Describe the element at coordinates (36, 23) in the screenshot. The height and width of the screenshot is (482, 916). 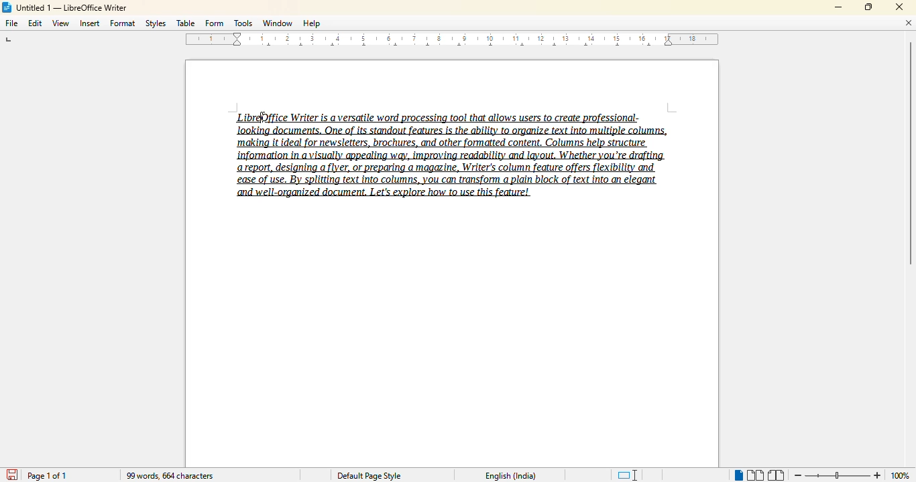
I see `edit` at that location.